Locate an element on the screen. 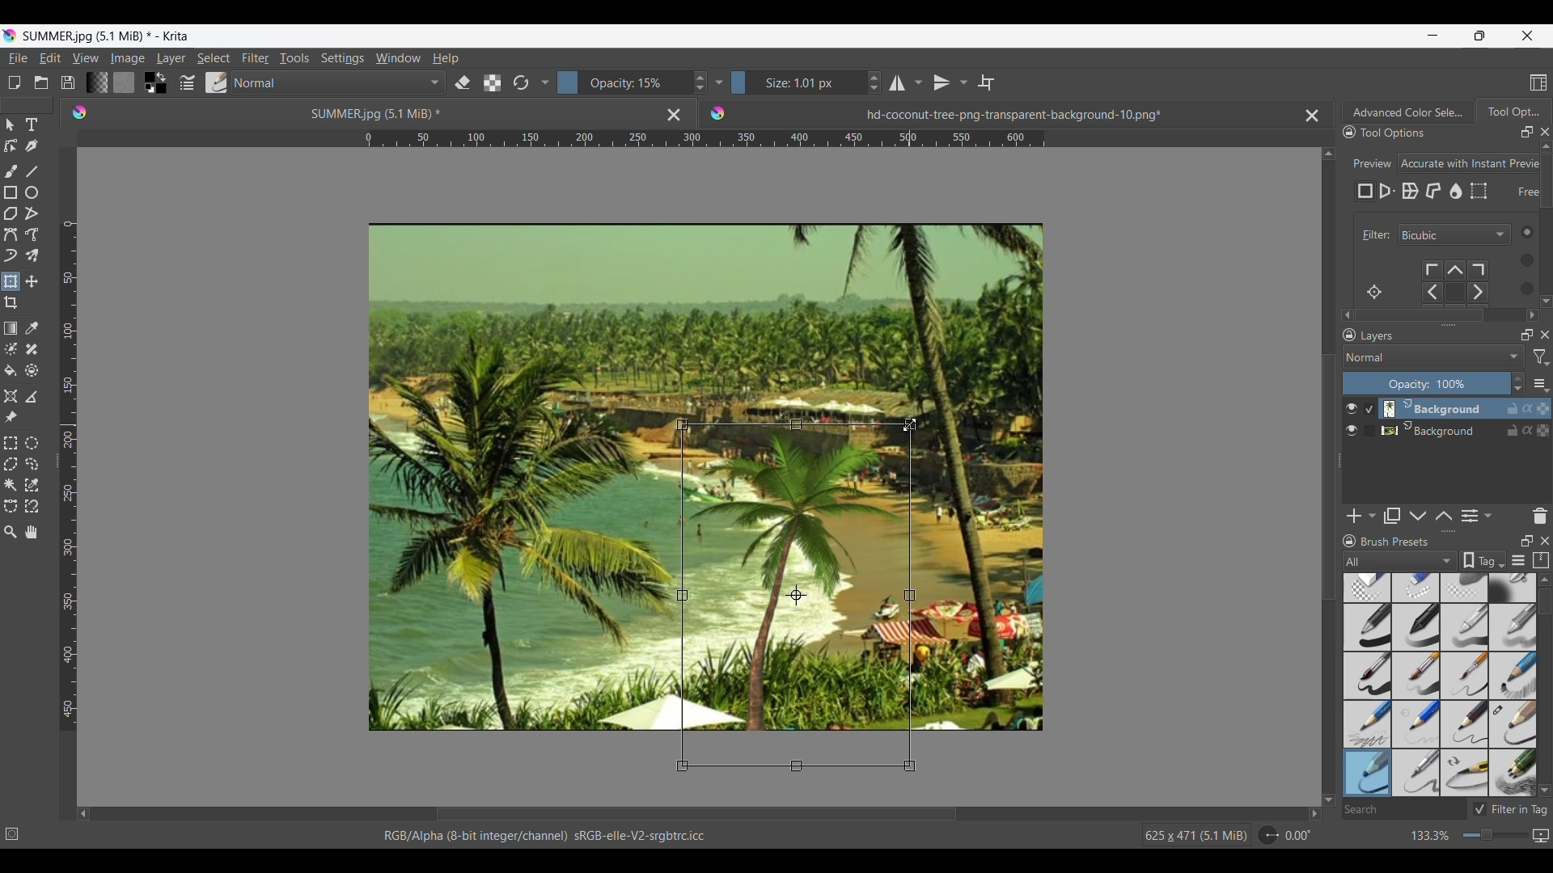 Image resolution: width=1553 pixels, height=873 pixels. Float layers panel is located at coordinates (1527, 335).